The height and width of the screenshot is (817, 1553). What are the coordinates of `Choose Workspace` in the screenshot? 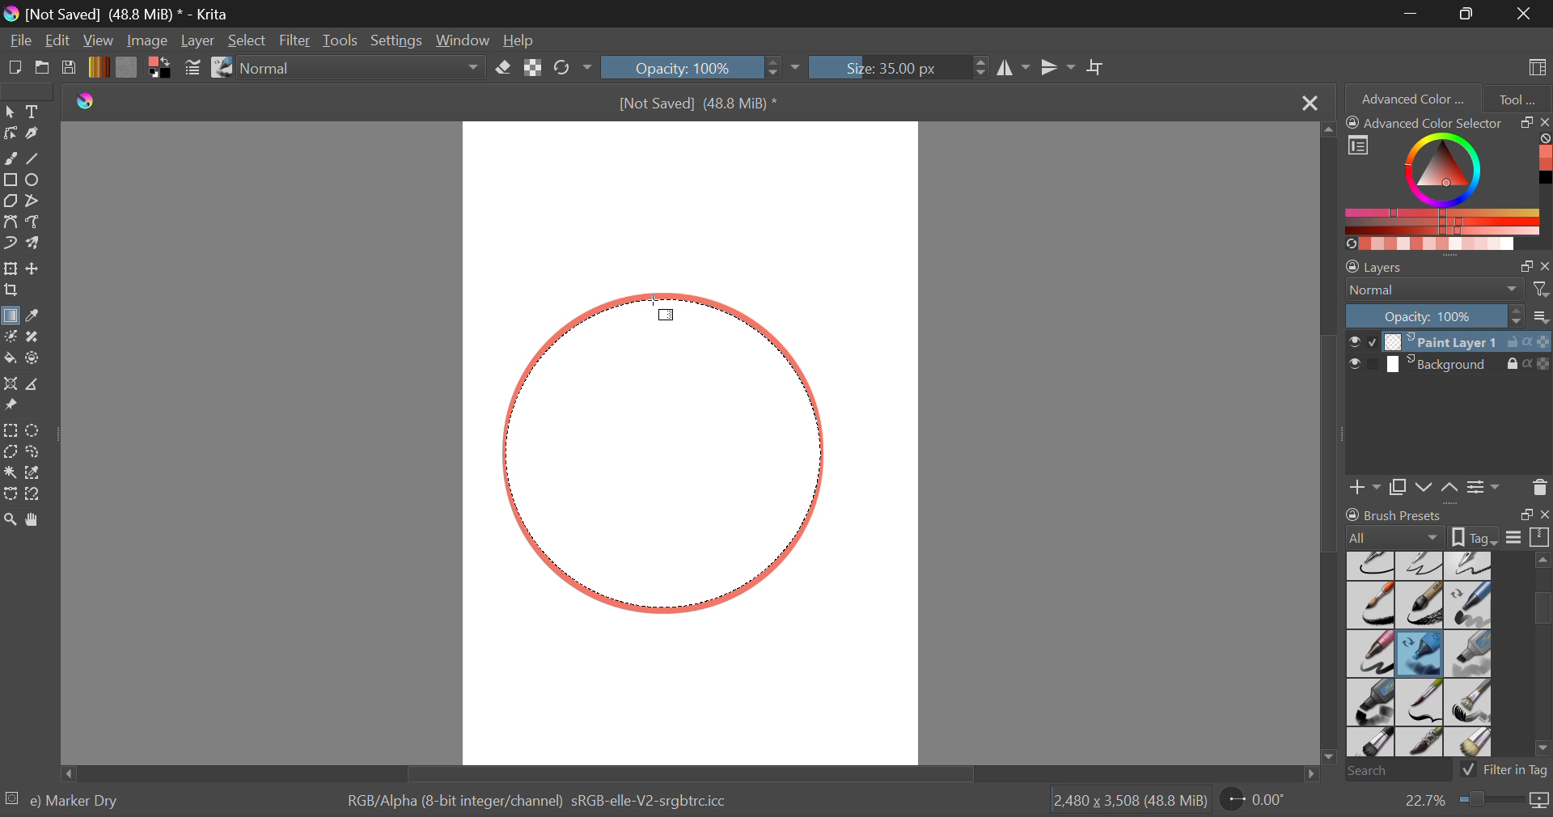 It's located at (1534, 66).